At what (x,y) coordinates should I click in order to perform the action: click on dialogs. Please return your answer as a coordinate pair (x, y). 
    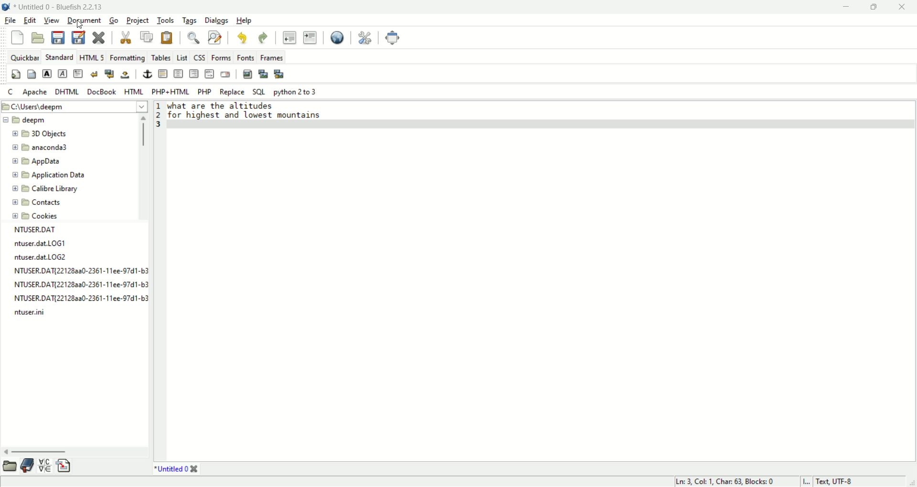
    Looking at the image, I should click on (218, 21).